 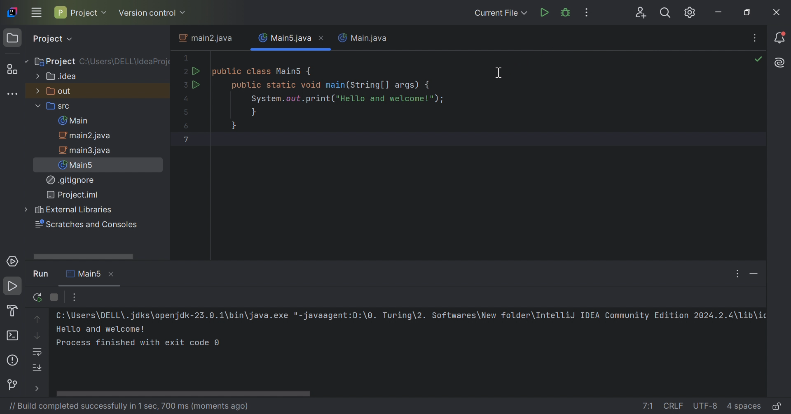 I want to click on Services, so click(x=12, y=260).